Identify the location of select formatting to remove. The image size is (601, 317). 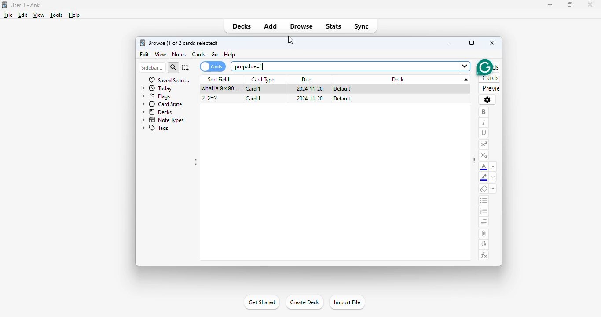
(493, 189).